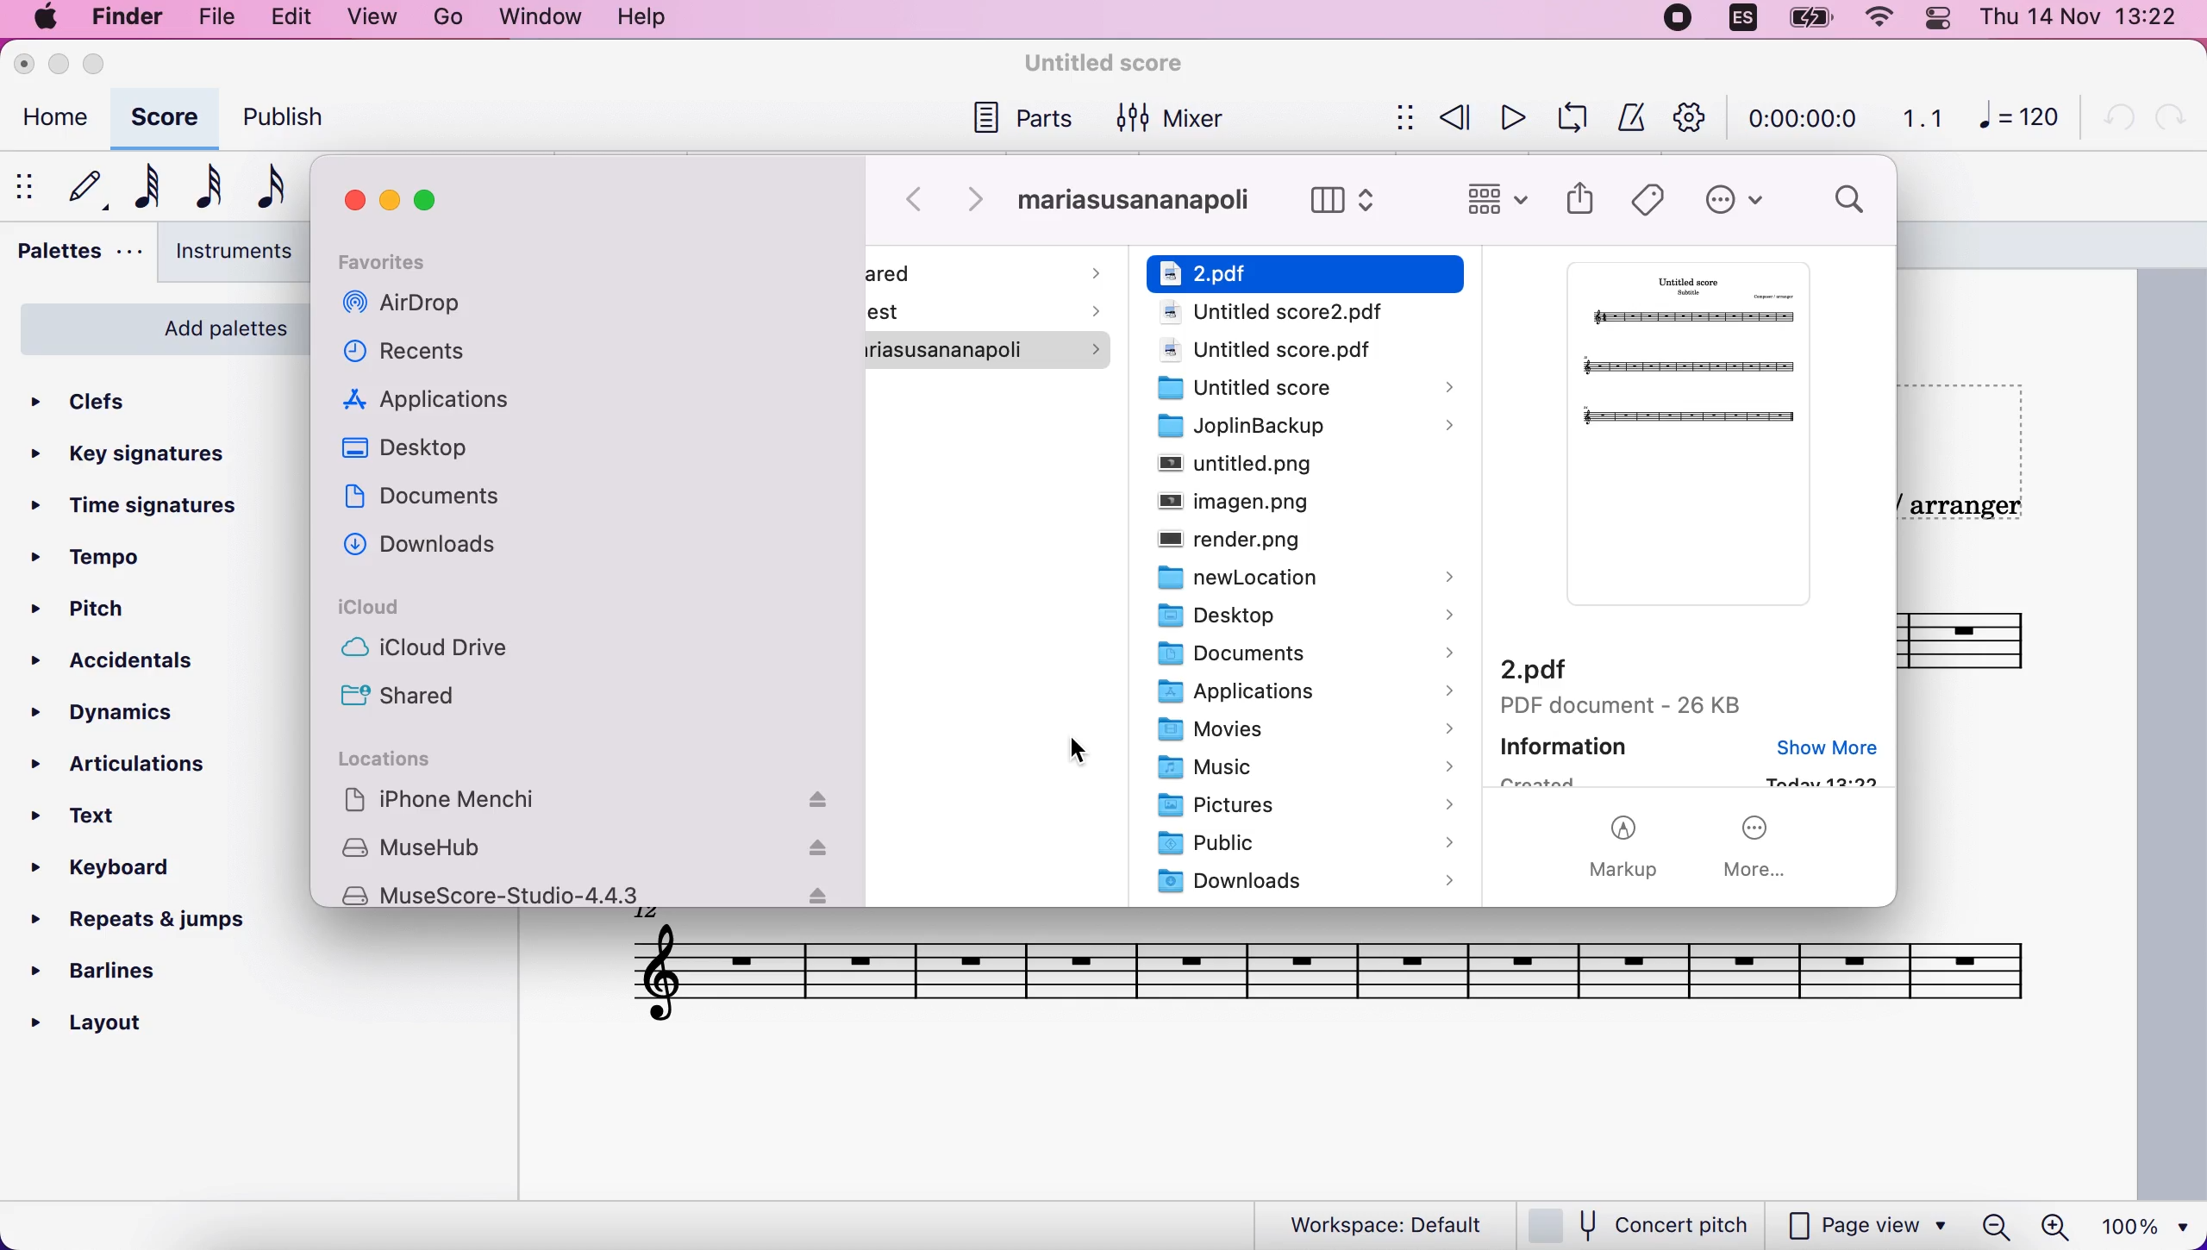 This screenshot has width=2207, height=1250. Describe the element at coordinates (1735, 202) in the screenshot. I see `options` at that location.